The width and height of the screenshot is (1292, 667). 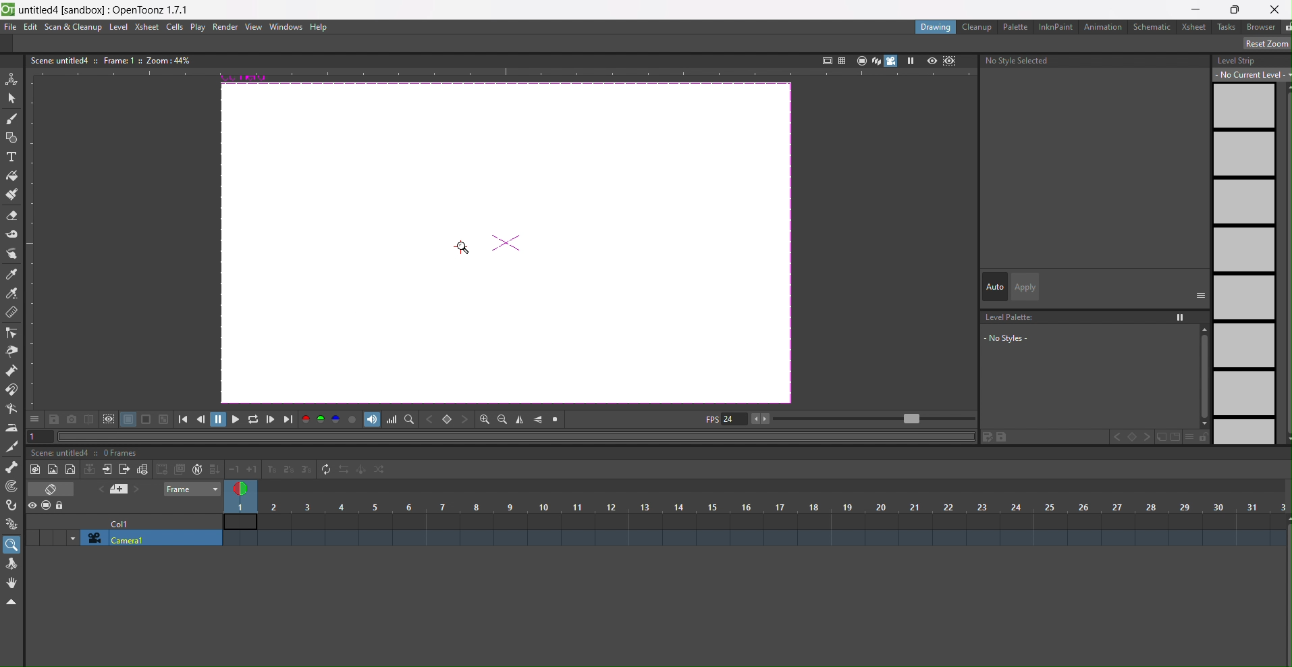 I want to click on flip horizontal, so click(x=539, y=420).